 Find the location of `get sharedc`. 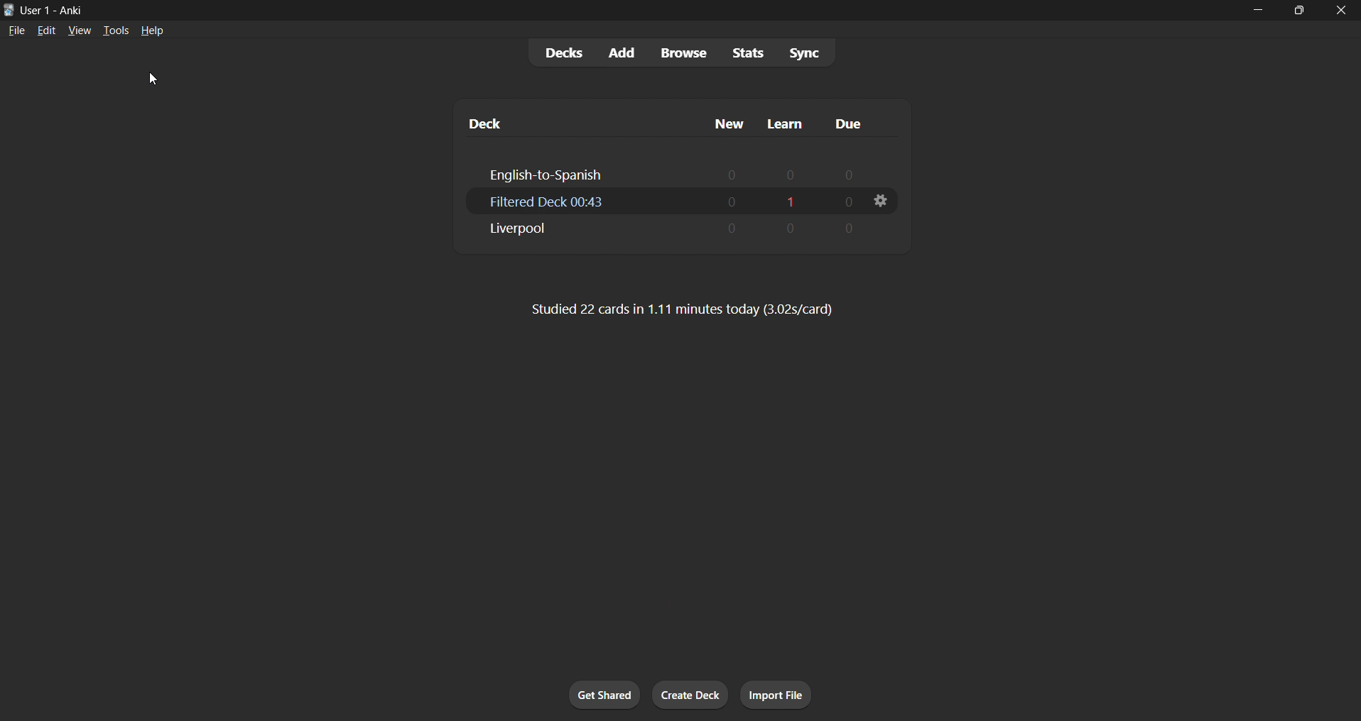

get sharedc is located at coordinates (602, 693).